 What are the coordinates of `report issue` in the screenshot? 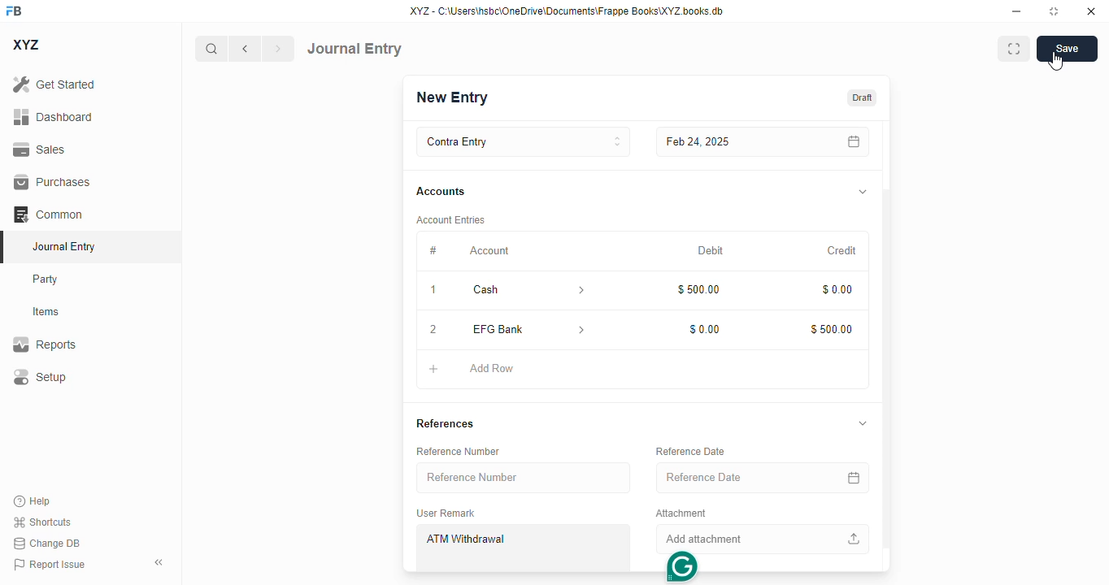 It's located at (50, 564).